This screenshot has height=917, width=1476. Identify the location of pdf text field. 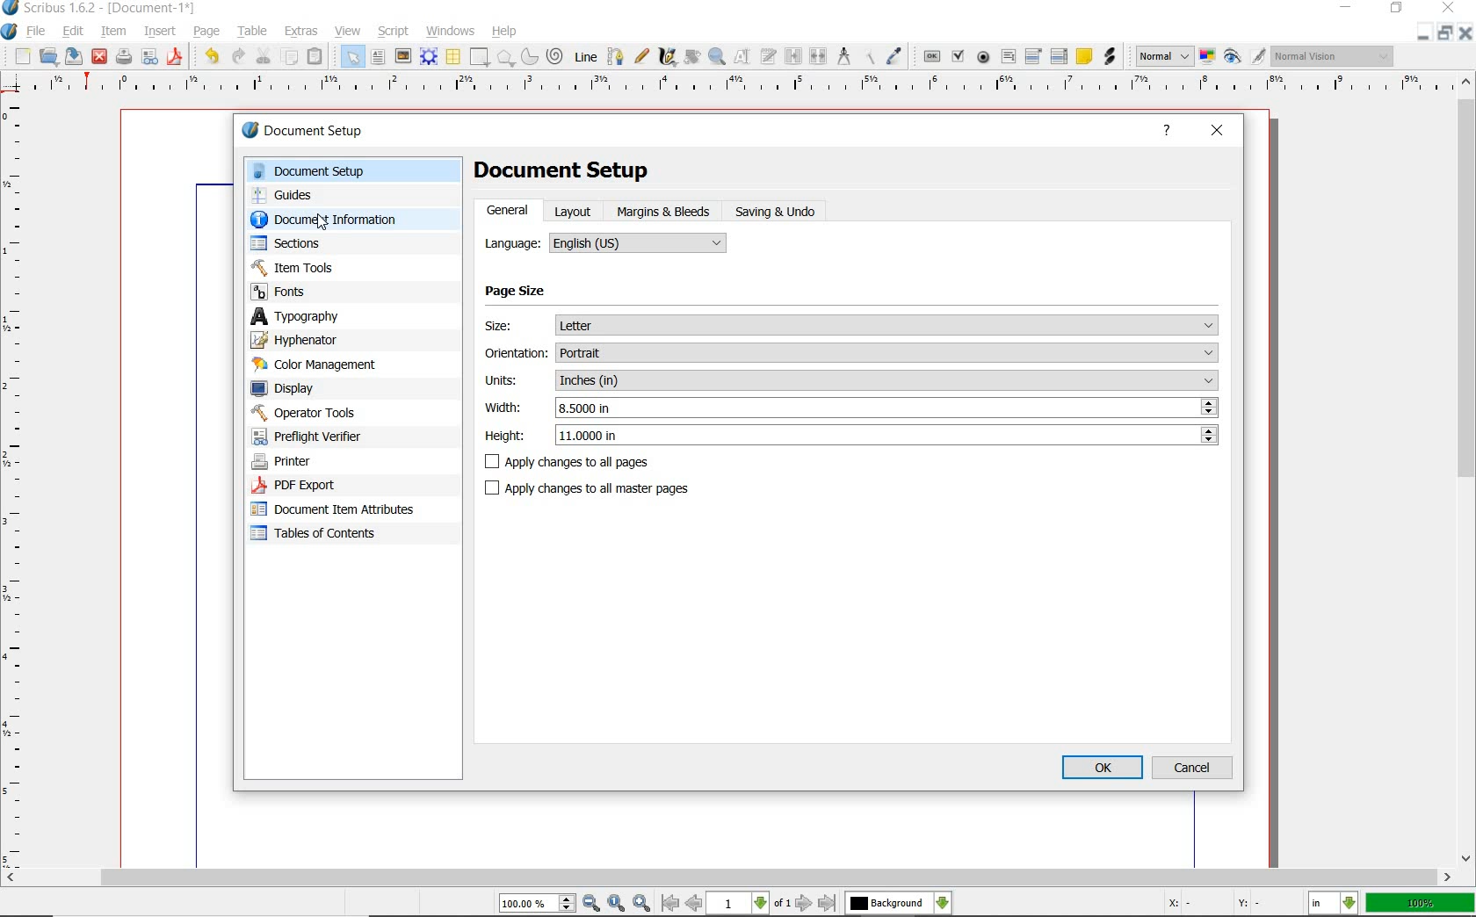
(1008, 57).